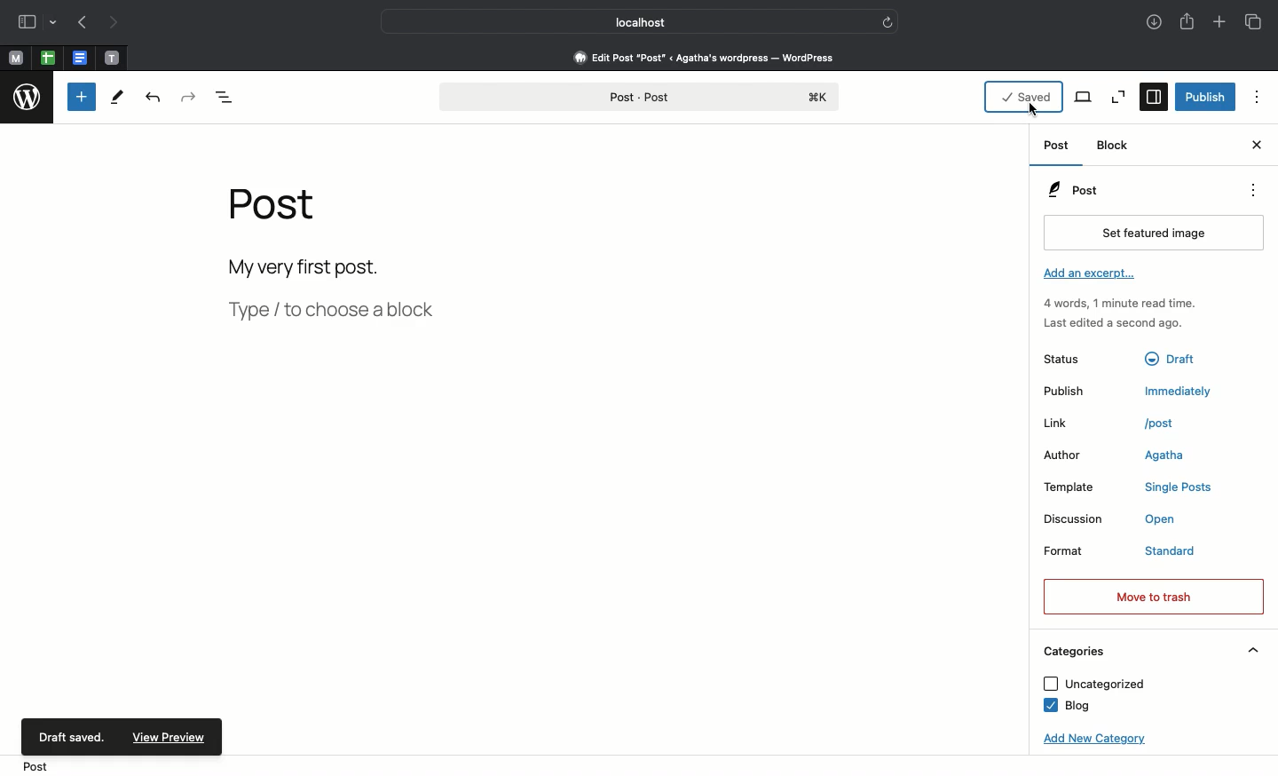 Image resolution: width=1278 pixels, height=776 pixels. What do you see at coordinates (119, 23) in the screenshot?
I see `Next page` at bounding box center [119, 23].